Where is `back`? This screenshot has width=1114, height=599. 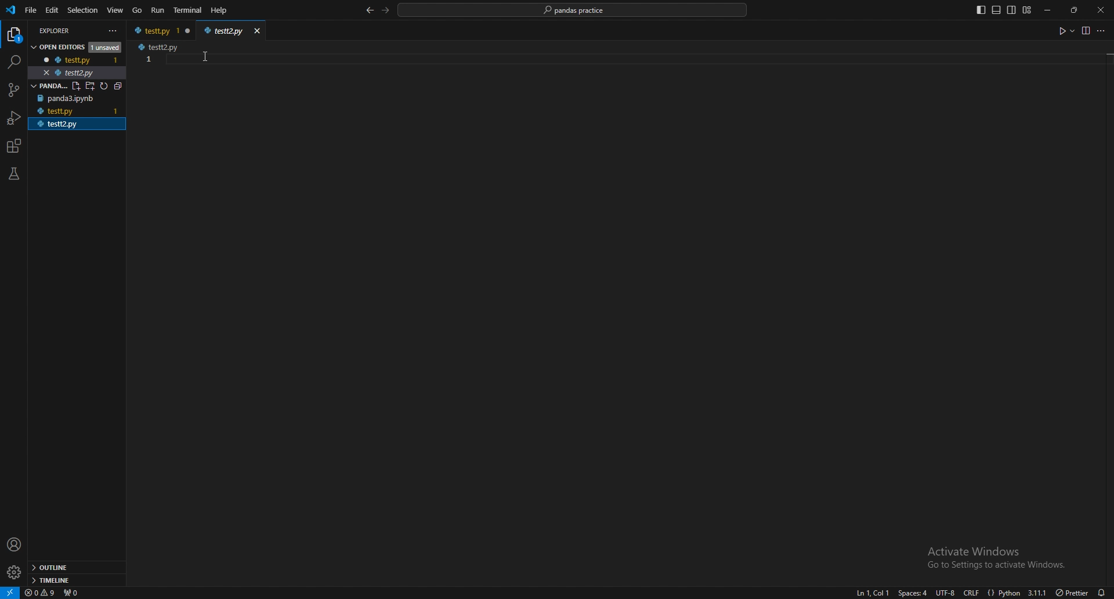 back is located at coordinates (369, 11).